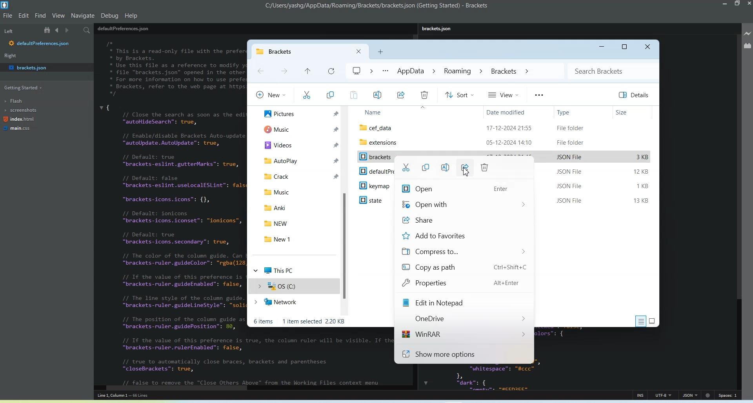 This screenshot has width=753, height=403. What do you see at coordinates (520, 112) in the screenshot?
I see `Date modified` at bounding box center [520, 112].